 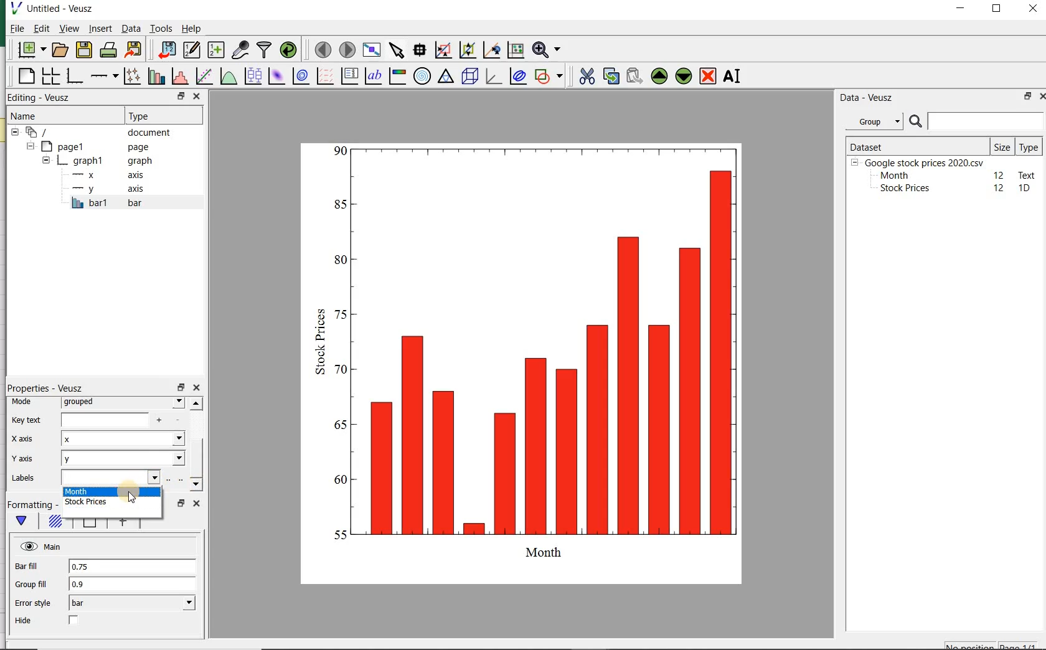 What do you see at coordinates (870, 121) in the screenshot?
I see `Group datasets with property given` at bounding box center [870, 121].